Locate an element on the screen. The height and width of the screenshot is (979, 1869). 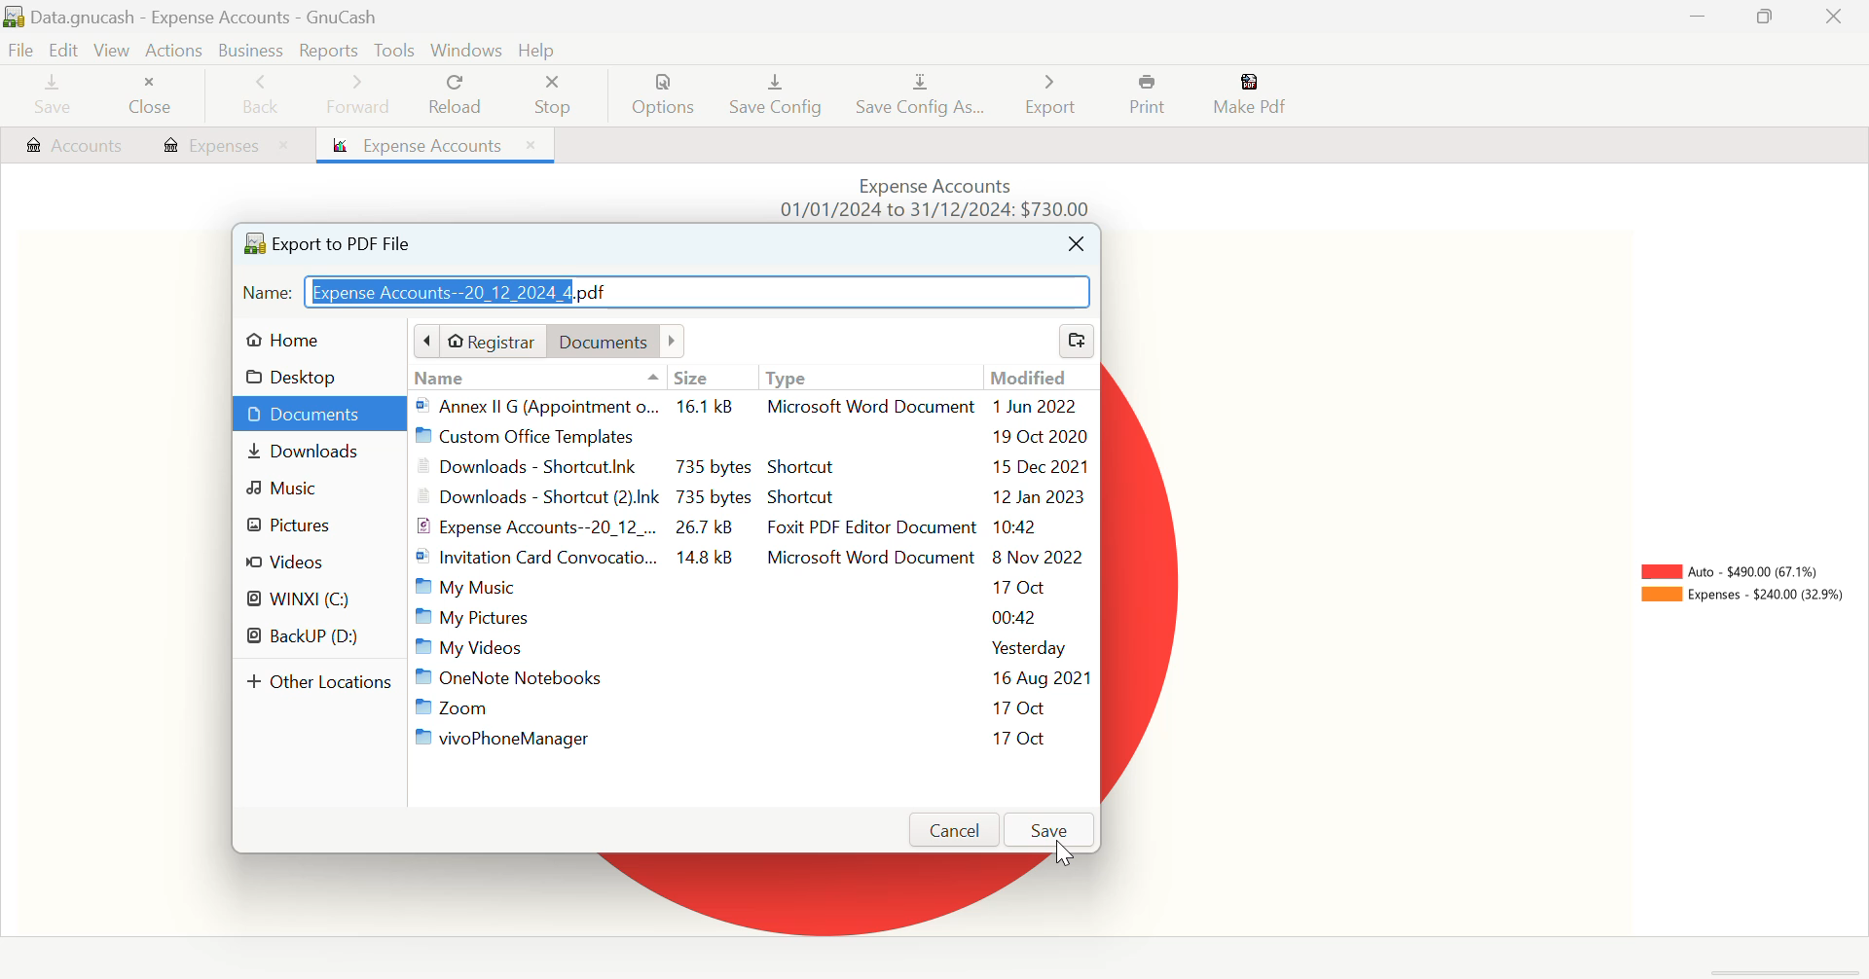
Help is located at coordinates (539, 50).